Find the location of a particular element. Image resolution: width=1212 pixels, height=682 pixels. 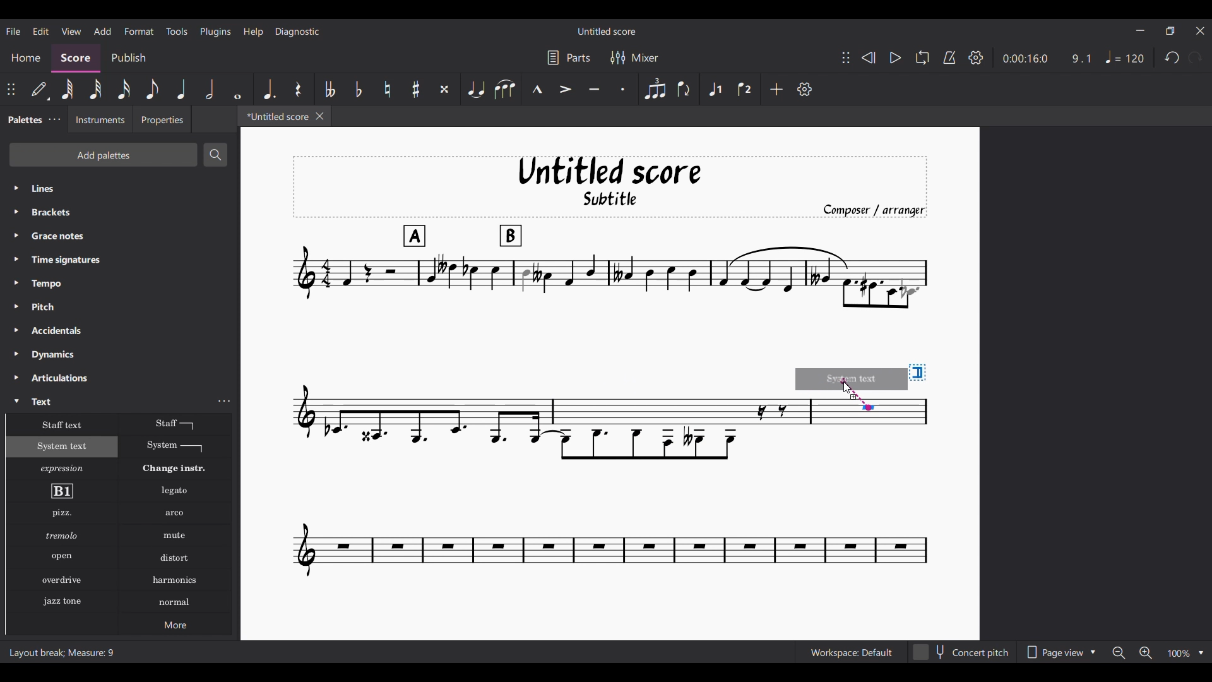

Edit menu is located at coordinates (41, 32).